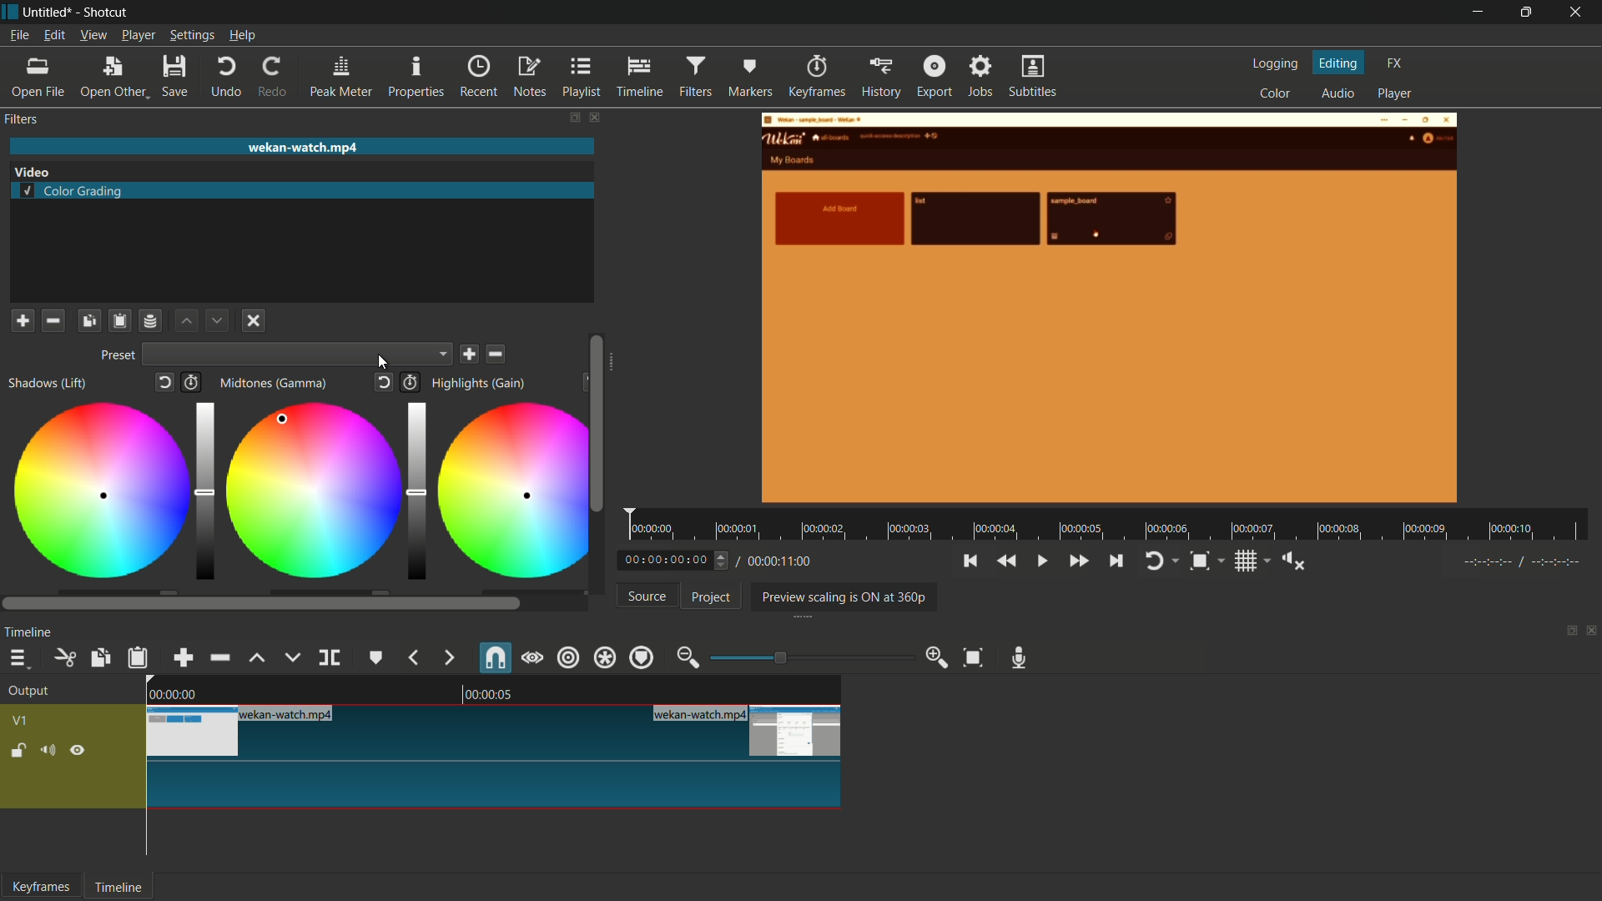  Describe the element at coordinates (503, 695) in the screenshot. I see `00.00.05` at that location.